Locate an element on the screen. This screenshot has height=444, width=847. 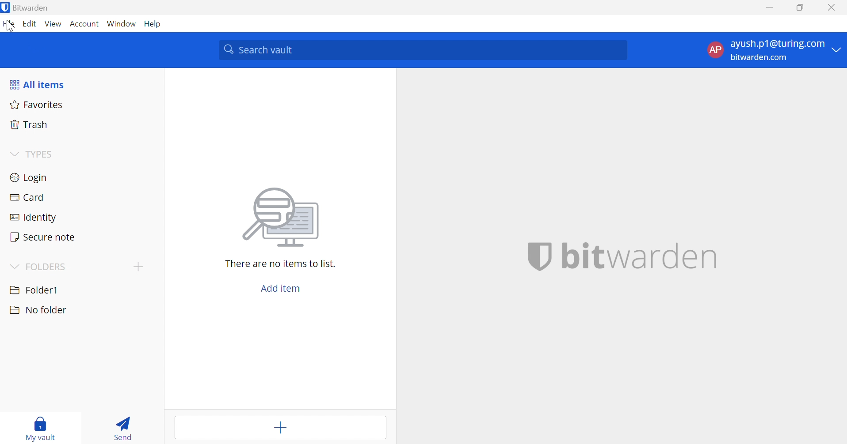
Identity is located at coordinates (34, 217).